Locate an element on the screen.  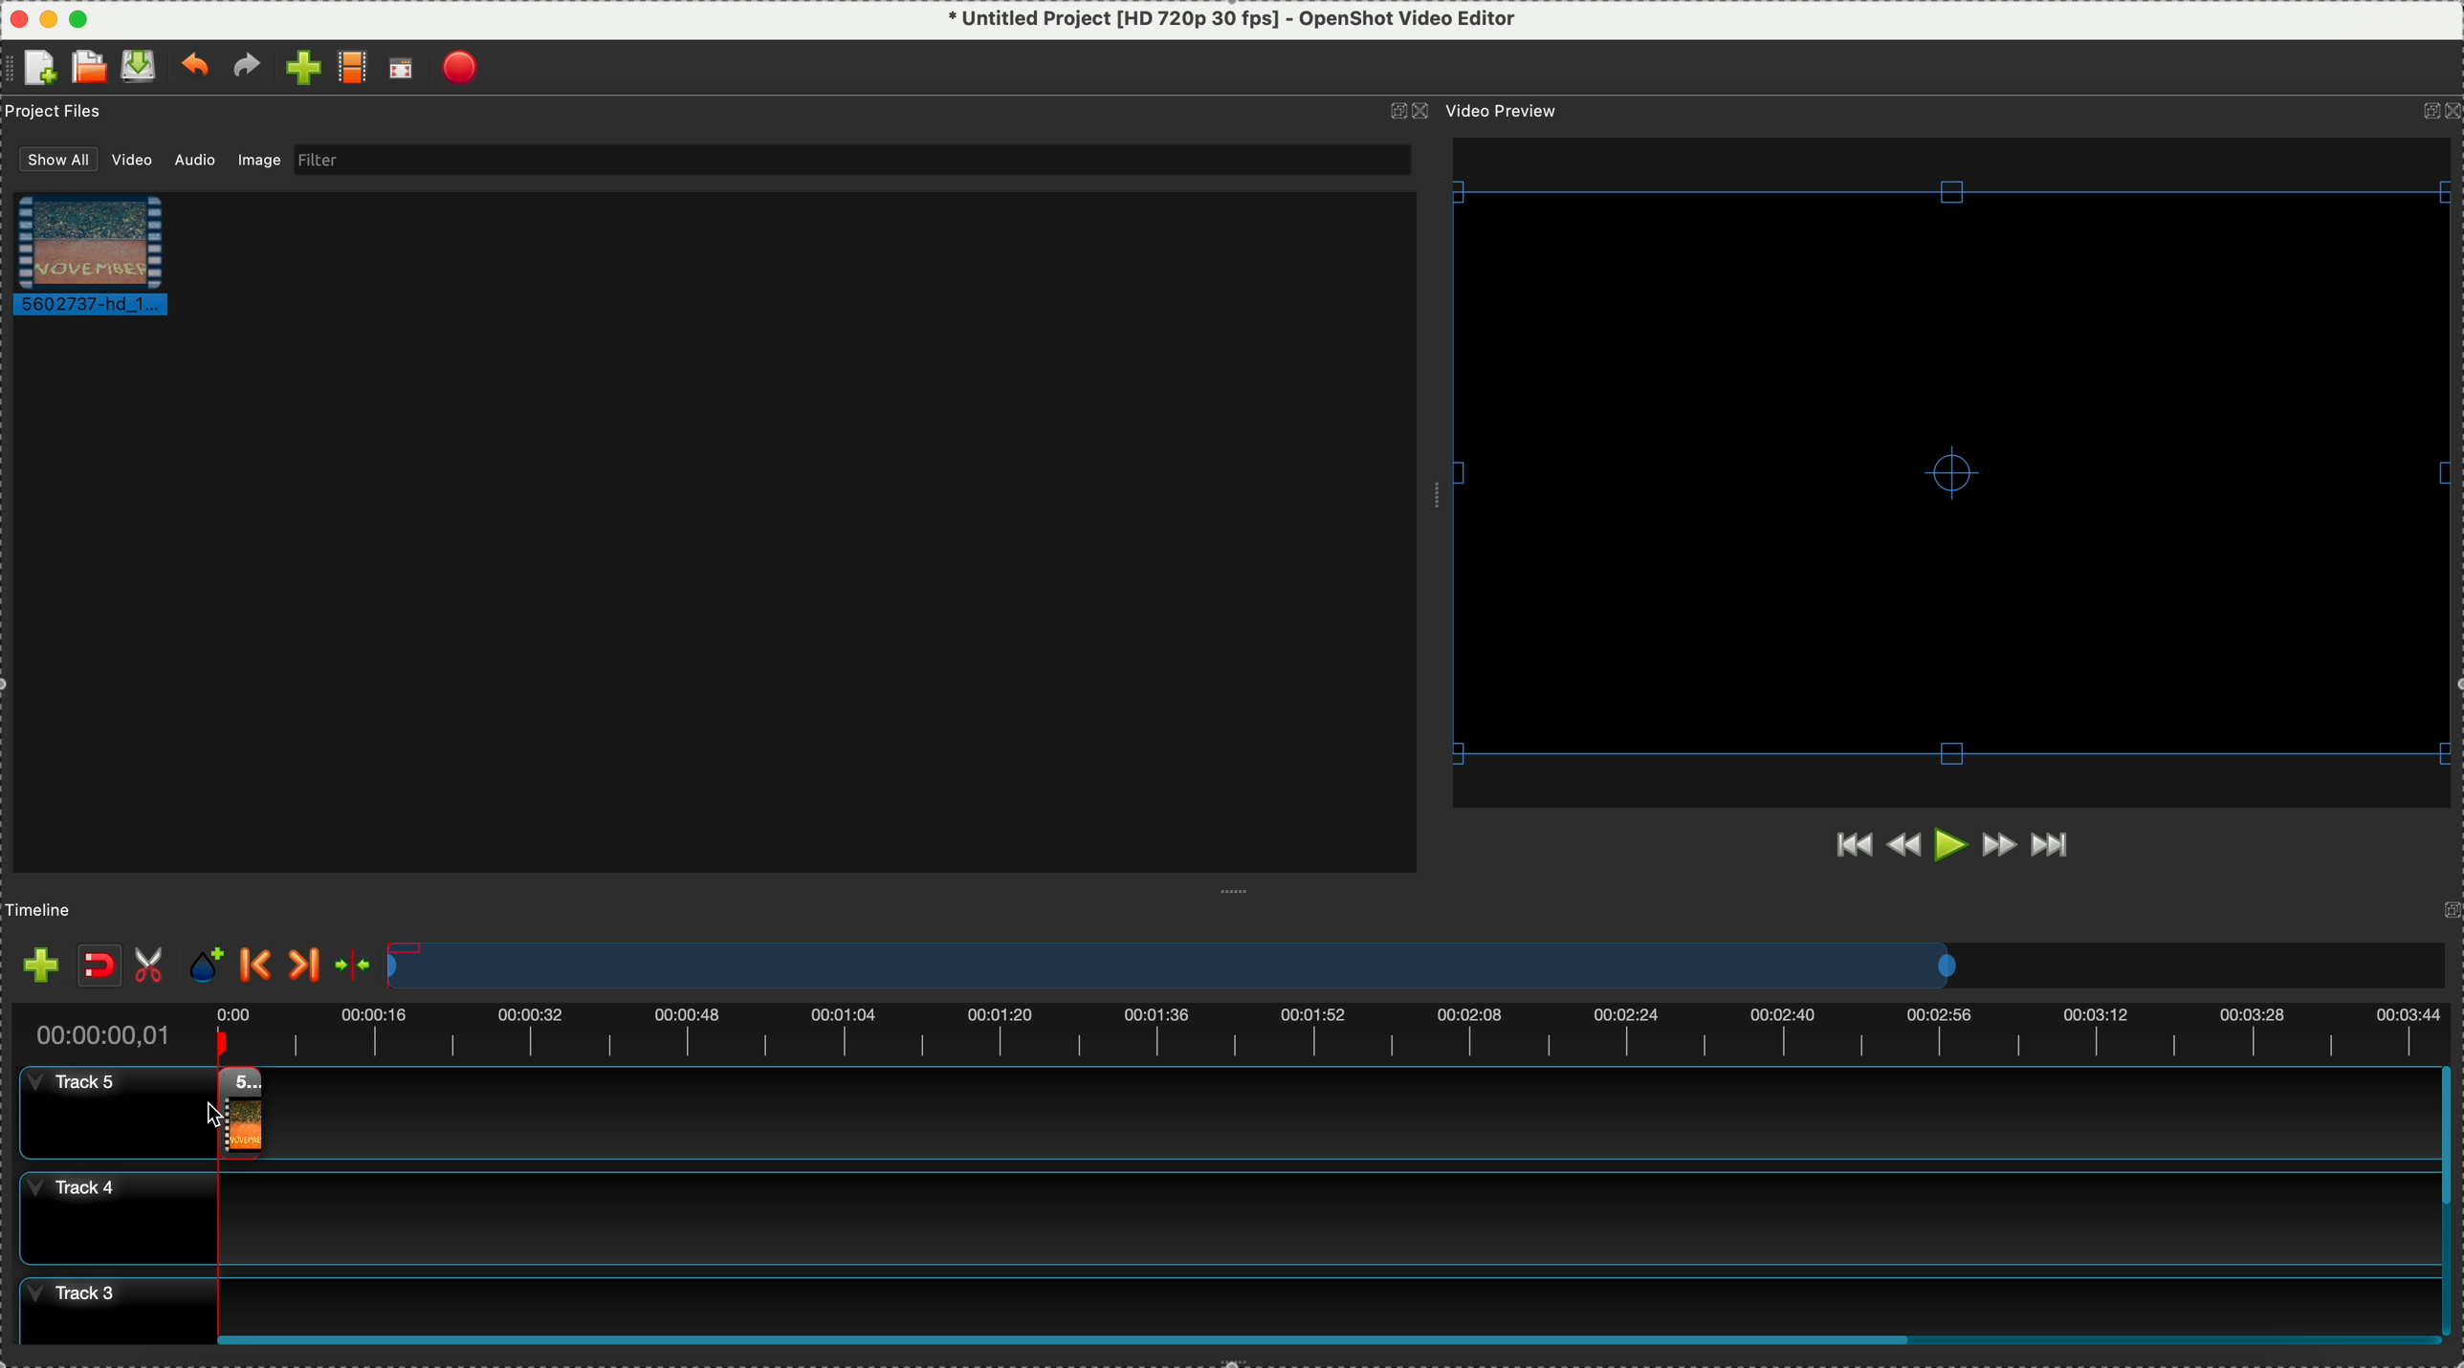
previous marker is located at coordinates (255, 966).